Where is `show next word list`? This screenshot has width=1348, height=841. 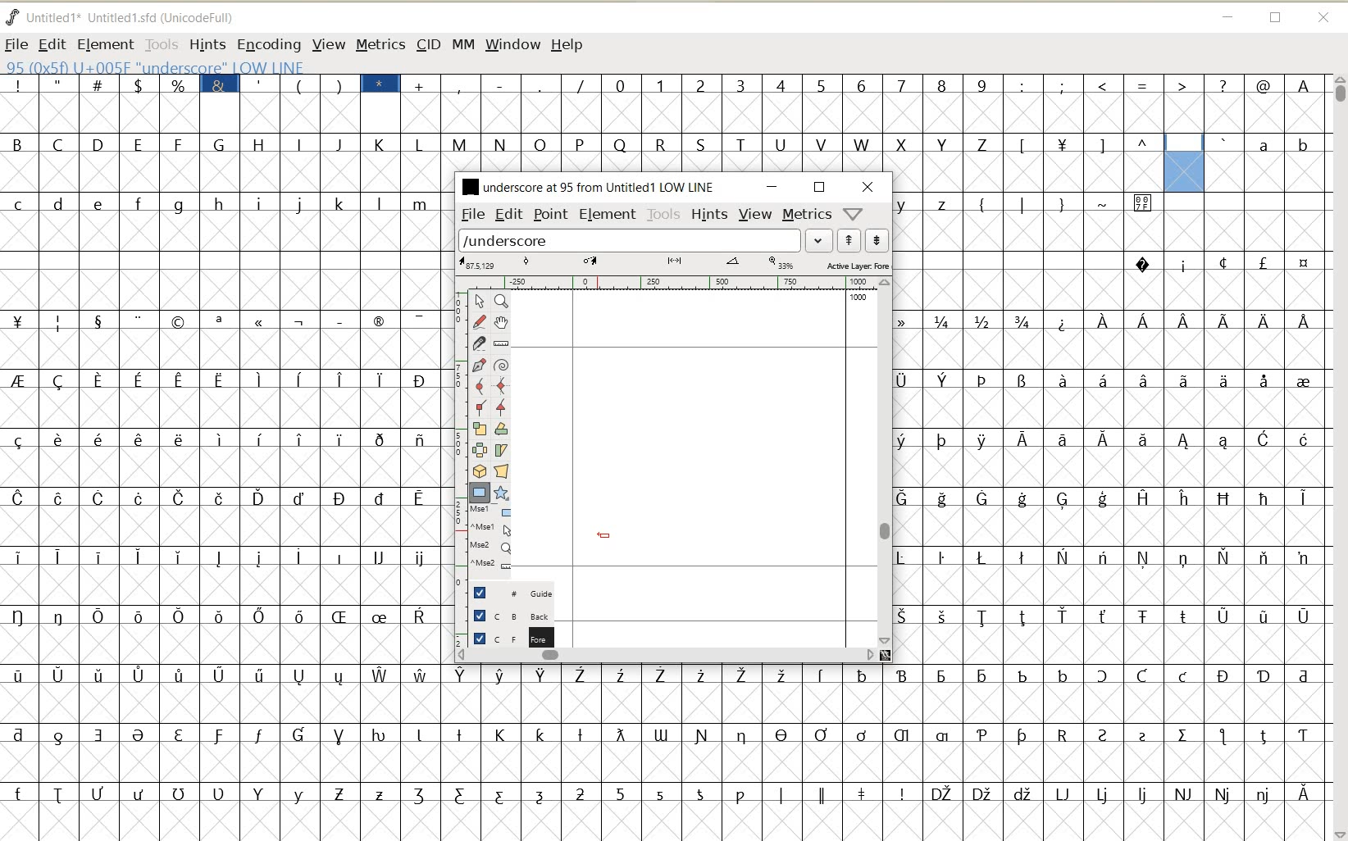 show next word list is located at coordinates (877, 240).